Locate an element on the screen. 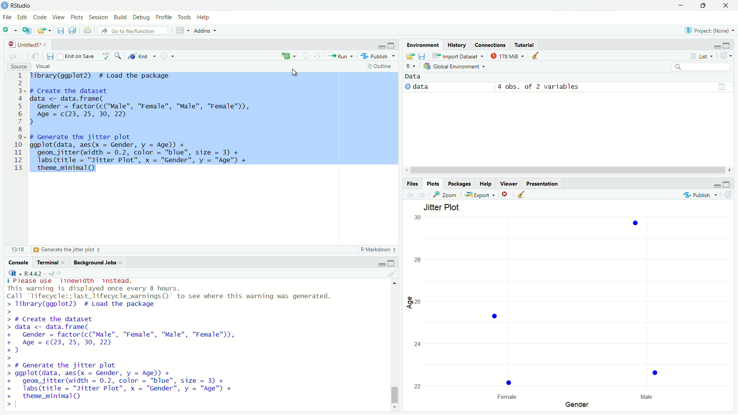  select language is located at coordinates (11, 273).